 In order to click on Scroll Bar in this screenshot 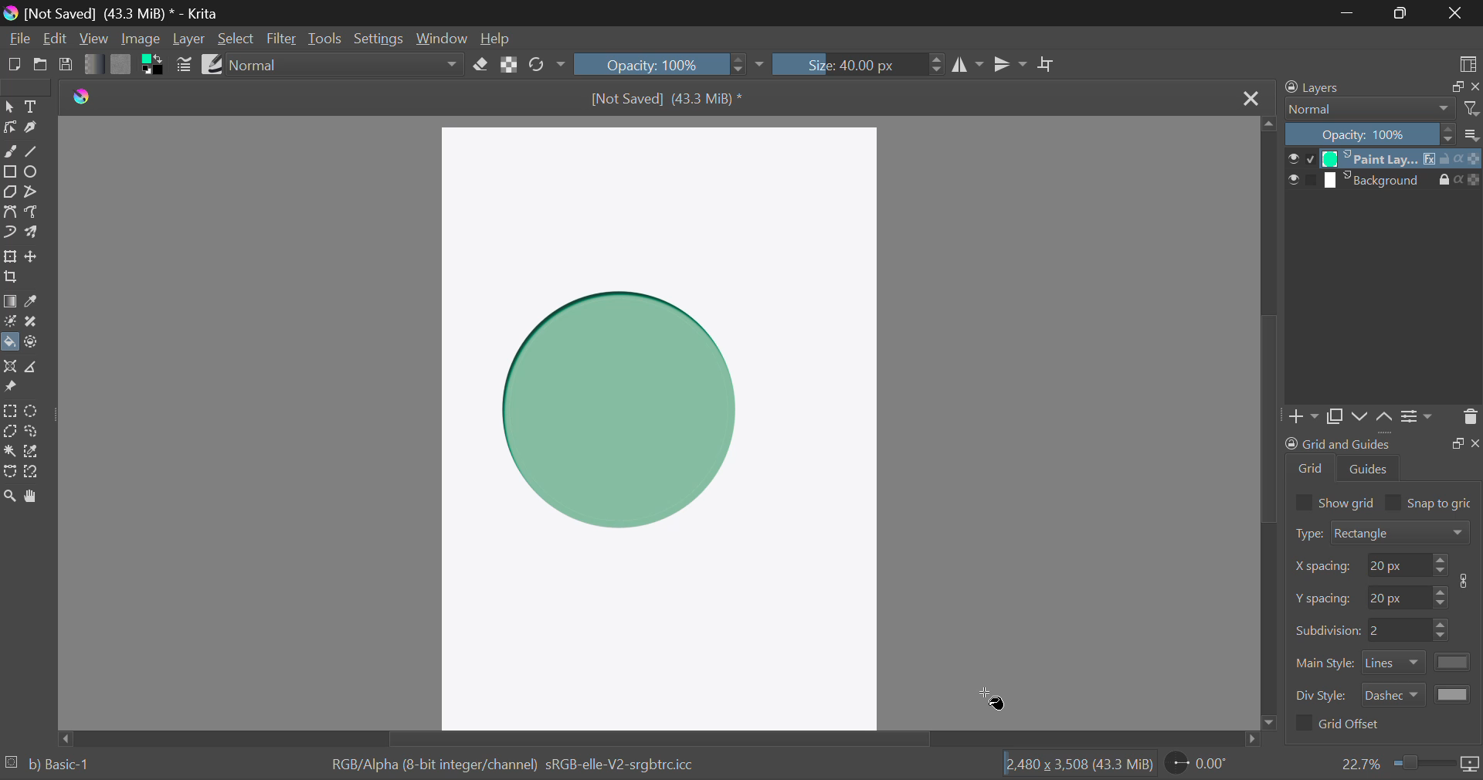, I will do `click(1271, 419)`.